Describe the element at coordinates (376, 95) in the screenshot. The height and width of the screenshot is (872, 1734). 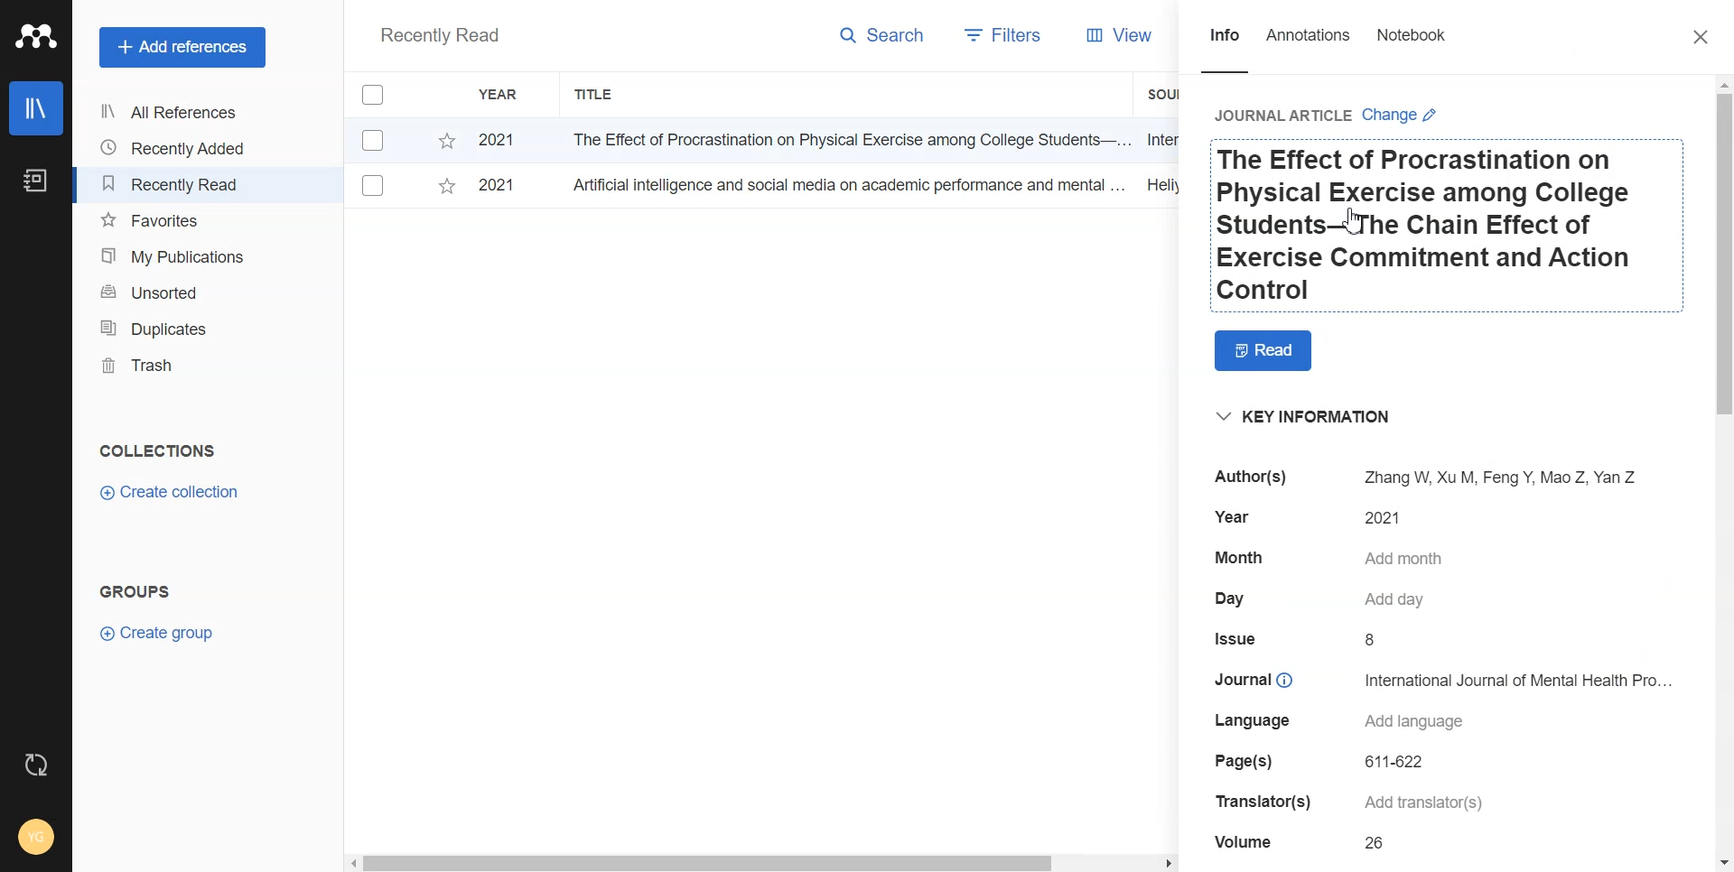
I see `Checkbox` at that location.